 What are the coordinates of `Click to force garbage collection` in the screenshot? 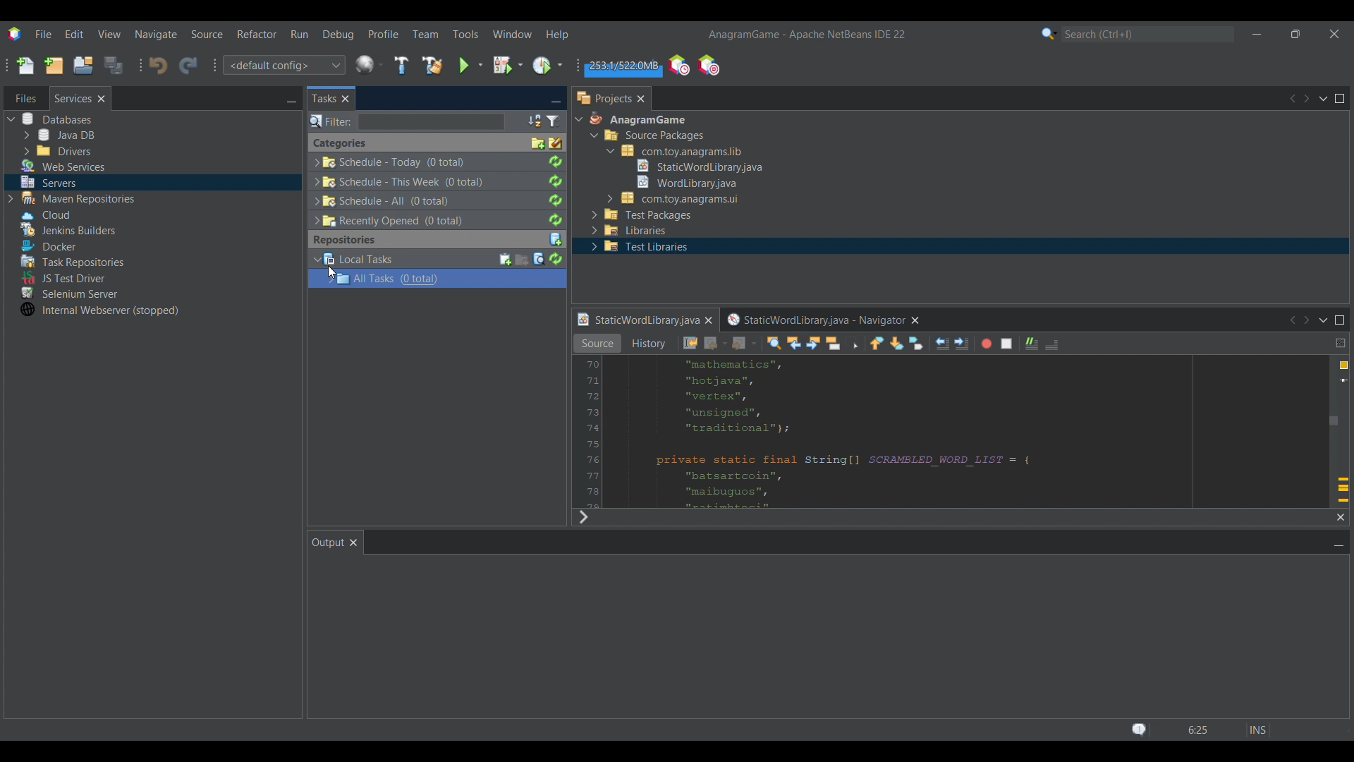 It's located at (623, 66).